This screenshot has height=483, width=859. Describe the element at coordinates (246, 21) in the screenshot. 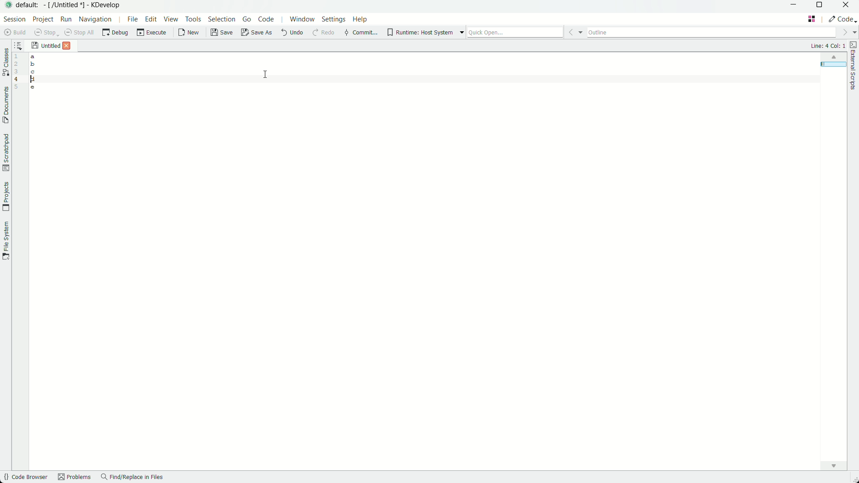

I see `go` at that location.